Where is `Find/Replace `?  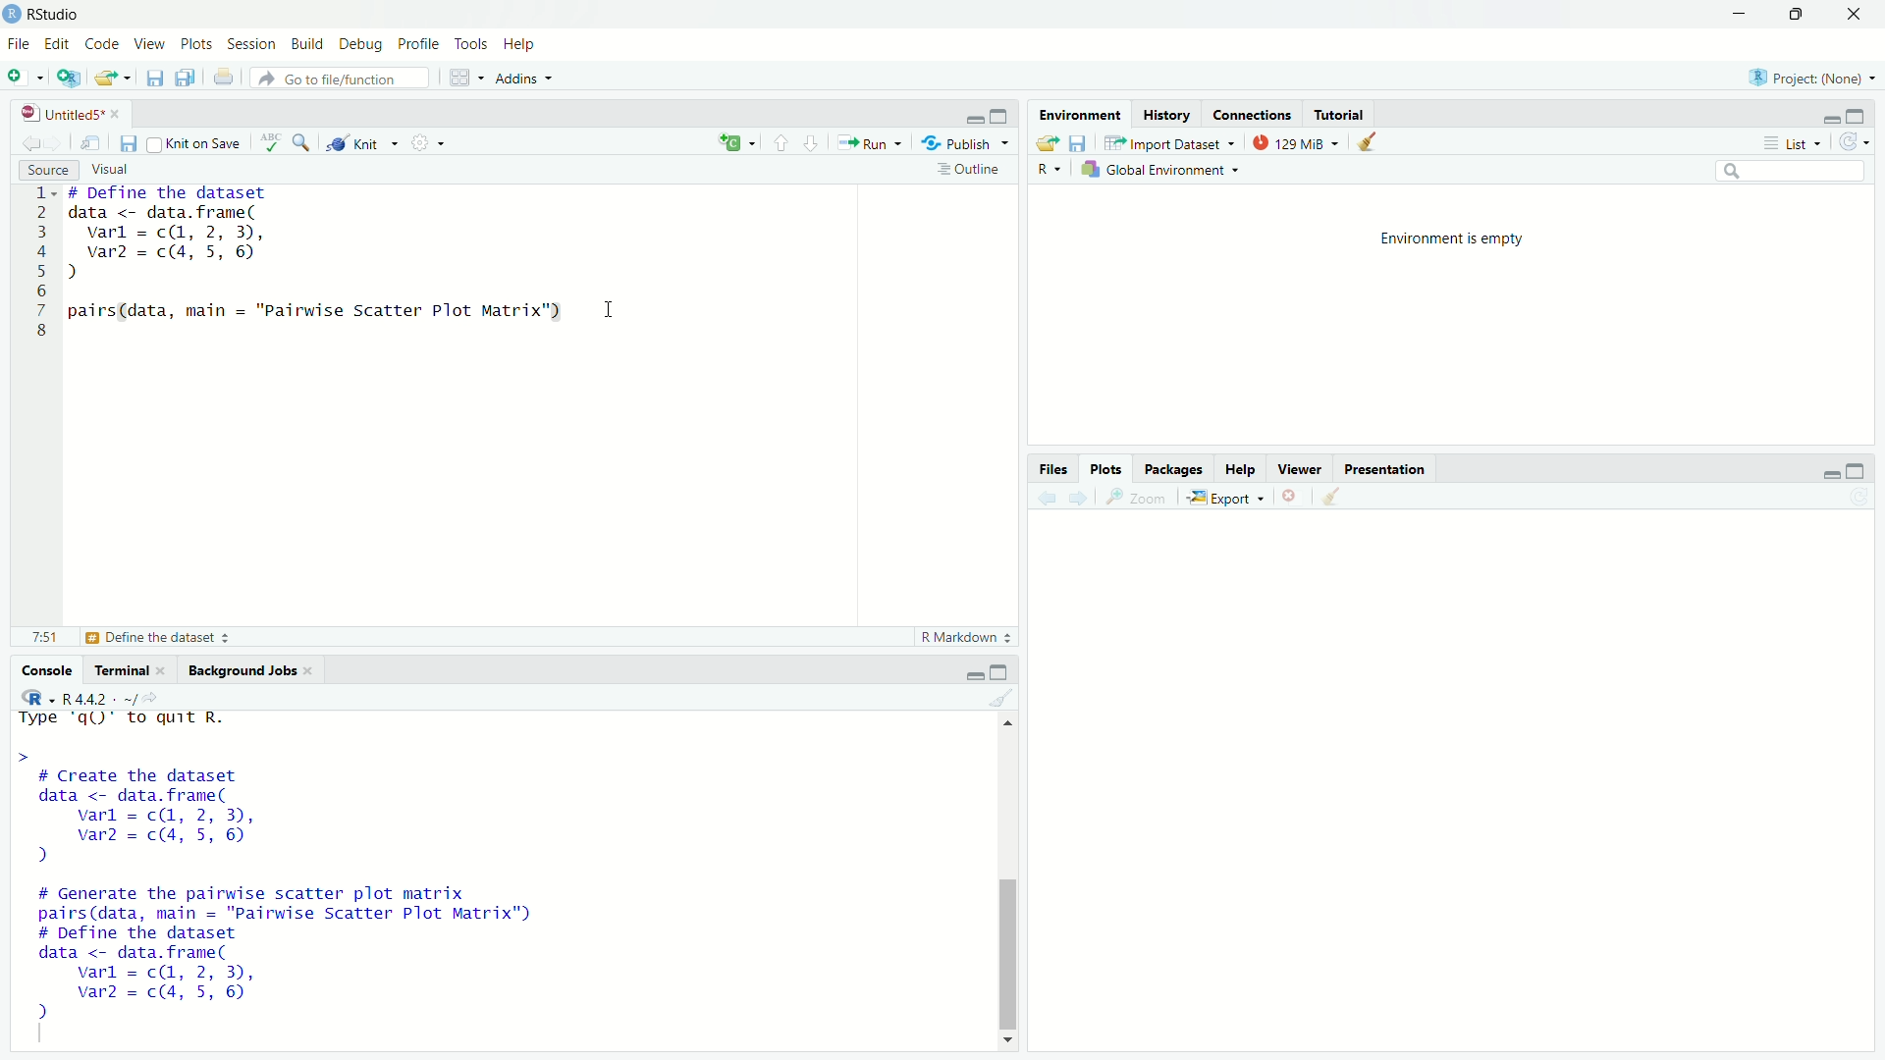 Find/Replace  is located at coordinates (301, 141).